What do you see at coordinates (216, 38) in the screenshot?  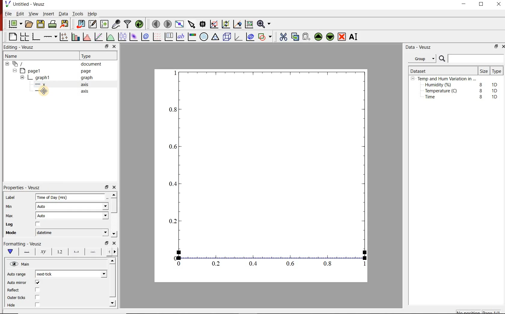 I see `ternary graph` at bounding box center [216, 38].